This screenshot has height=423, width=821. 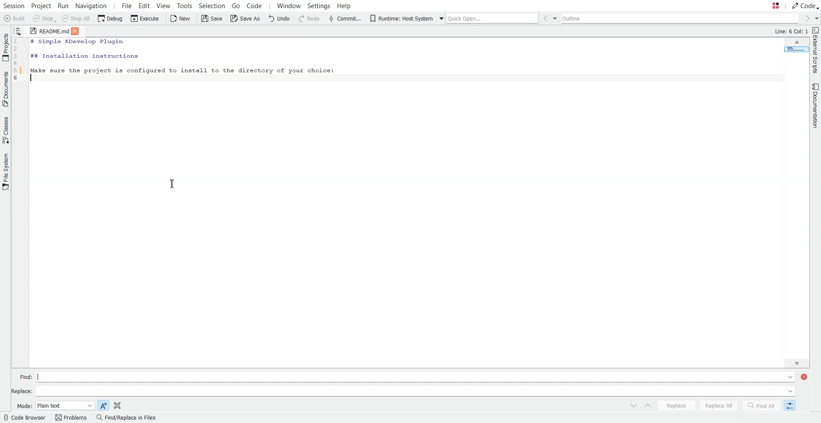 What do you see at coordinates (682, 19) in the screenshot?
I see `Outline` at bounding box center [682, 19].